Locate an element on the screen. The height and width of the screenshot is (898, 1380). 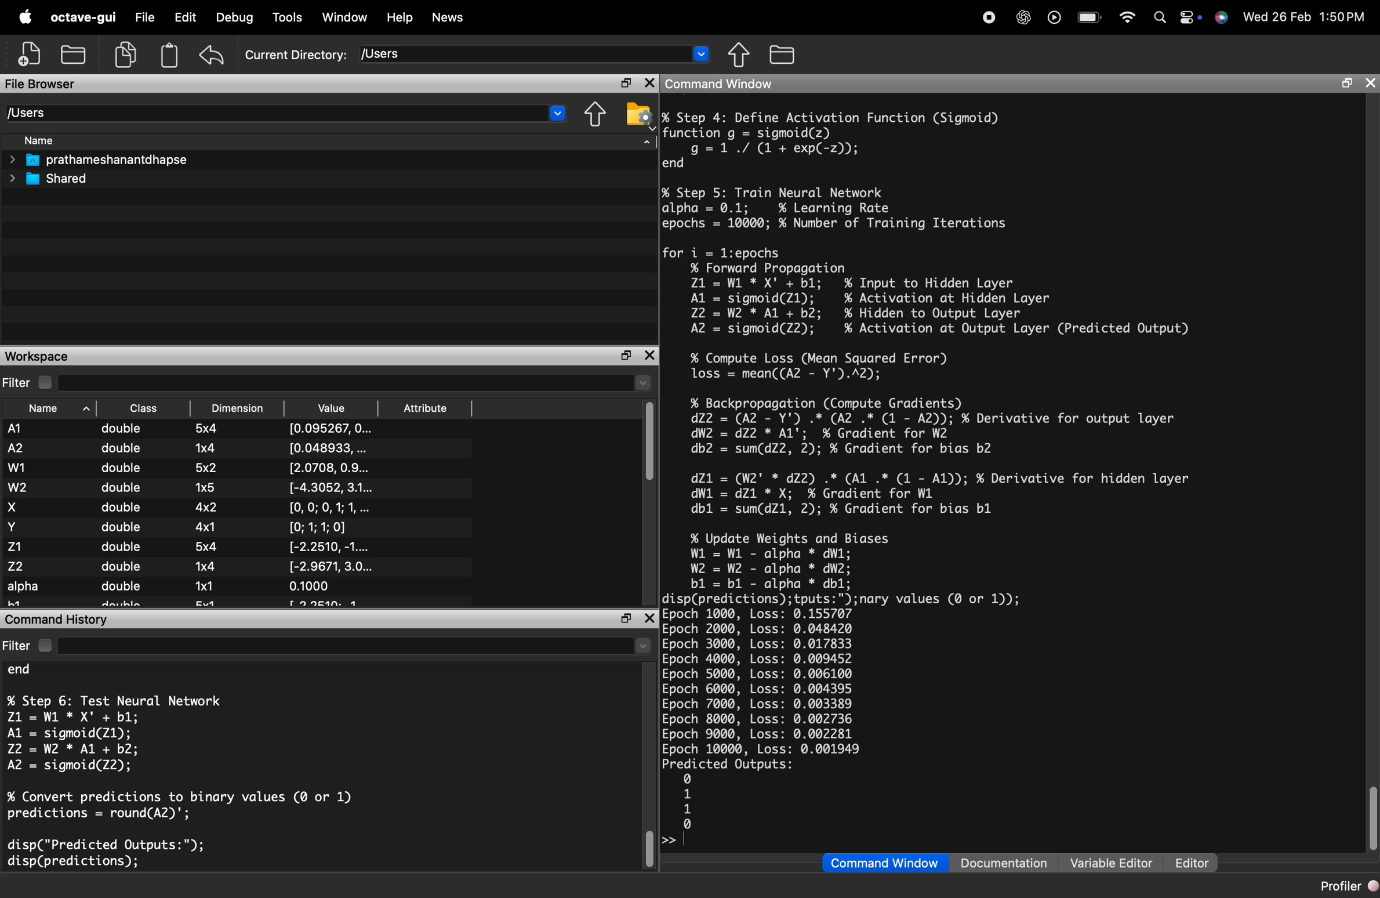
Window is located at coordinates (346, 17).